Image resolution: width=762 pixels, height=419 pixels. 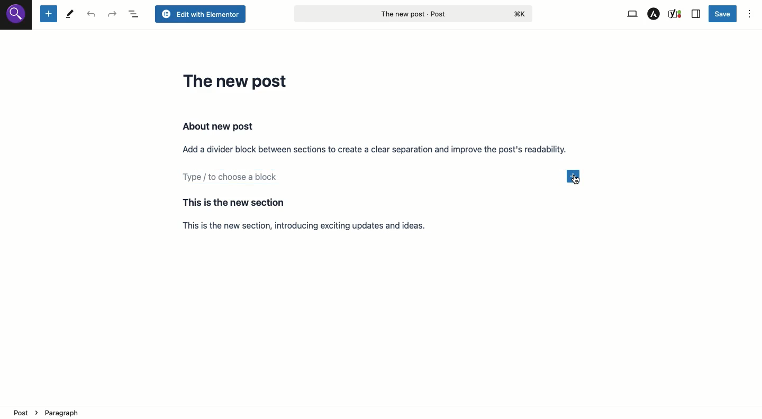 I want to click on Undo, so click(x=93, y=15).